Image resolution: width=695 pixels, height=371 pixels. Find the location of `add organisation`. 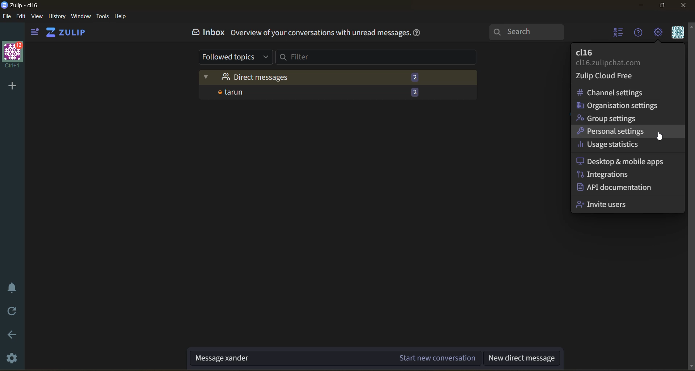

add organisation is located at coordinates (9, 84).